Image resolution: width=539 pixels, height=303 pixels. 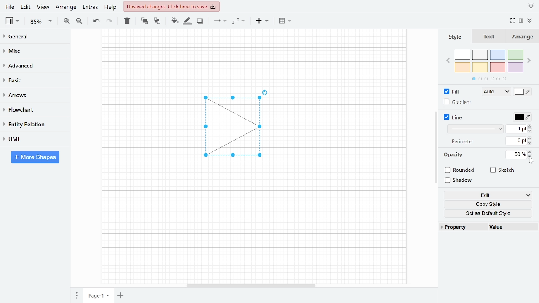 I want to click on Page options, so click(x=109, y=297).